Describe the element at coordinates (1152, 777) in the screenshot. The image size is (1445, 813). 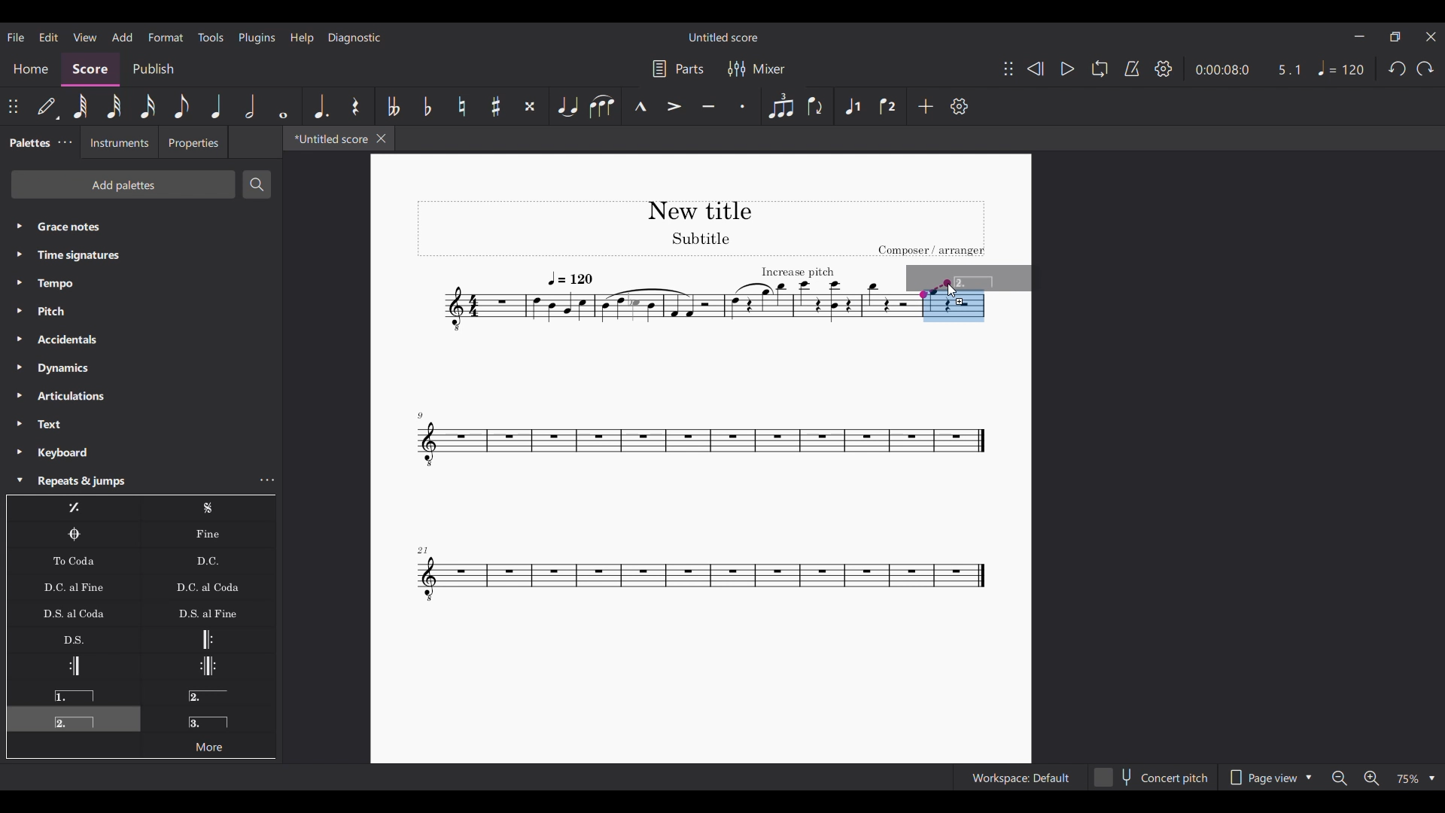
I see `Concert pitch toggle` at that location.